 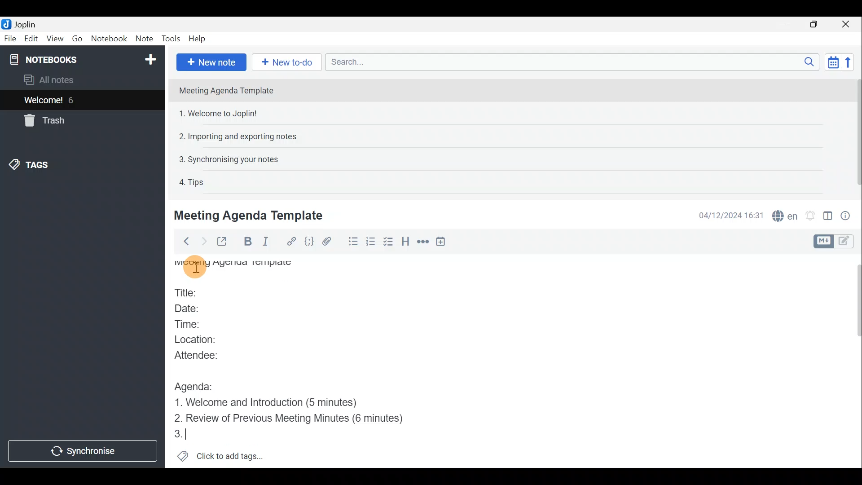 What do you see at coordinates (43, 120) in the screenshot?
I see `Trash` at bounding box center [43, 120].